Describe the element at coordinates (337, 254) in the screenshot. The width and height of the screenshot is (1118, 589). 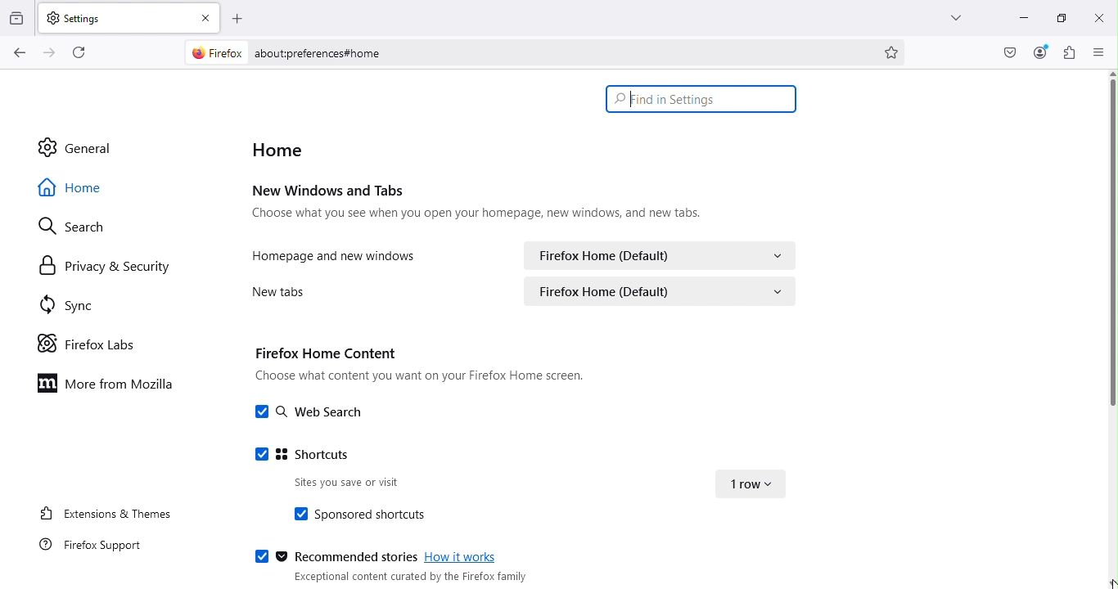
I see `Homepage and new windows` at that location.